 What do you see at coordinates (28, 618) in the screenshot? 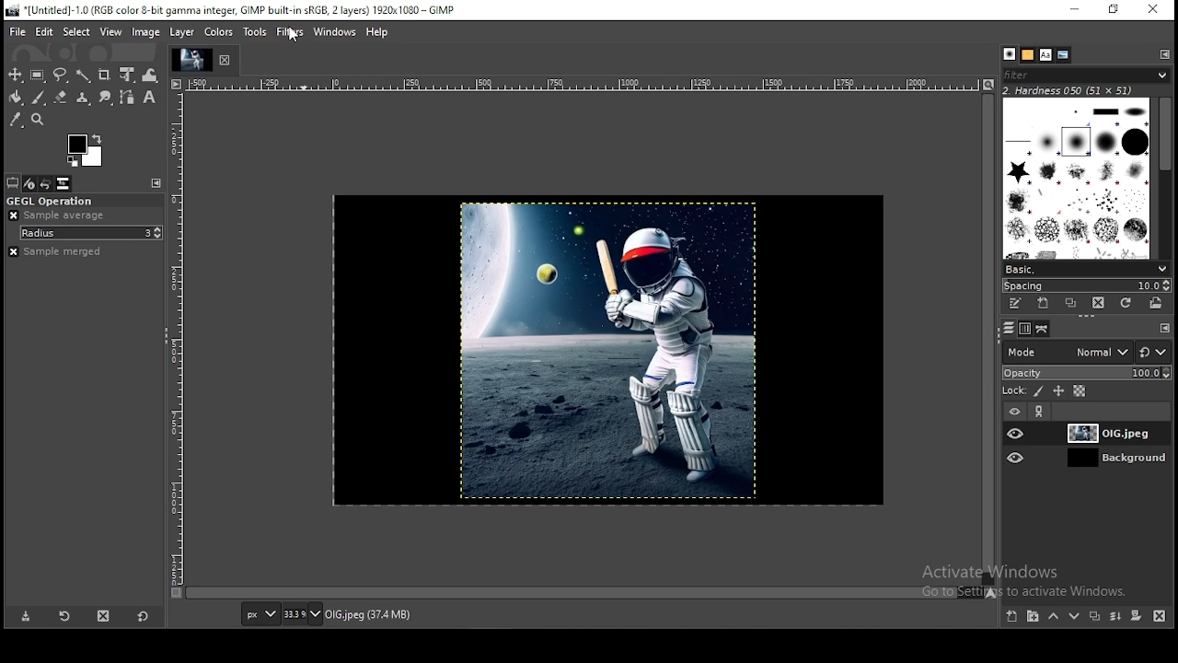
I see `save tool preset` at bounding box center [28, 618].